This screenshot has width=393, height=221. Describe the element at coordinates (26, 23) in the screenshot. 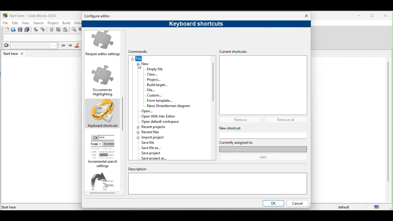

I see `view` at that location.